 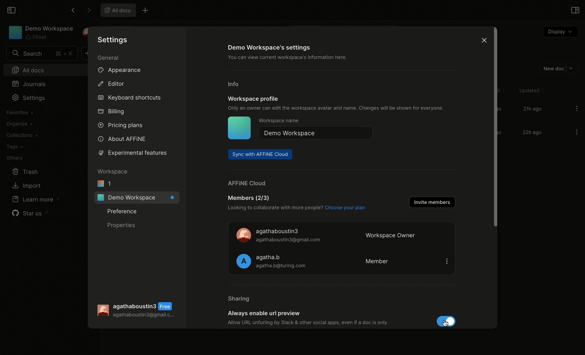 I want to click on Close, so click(x=482, y=39).